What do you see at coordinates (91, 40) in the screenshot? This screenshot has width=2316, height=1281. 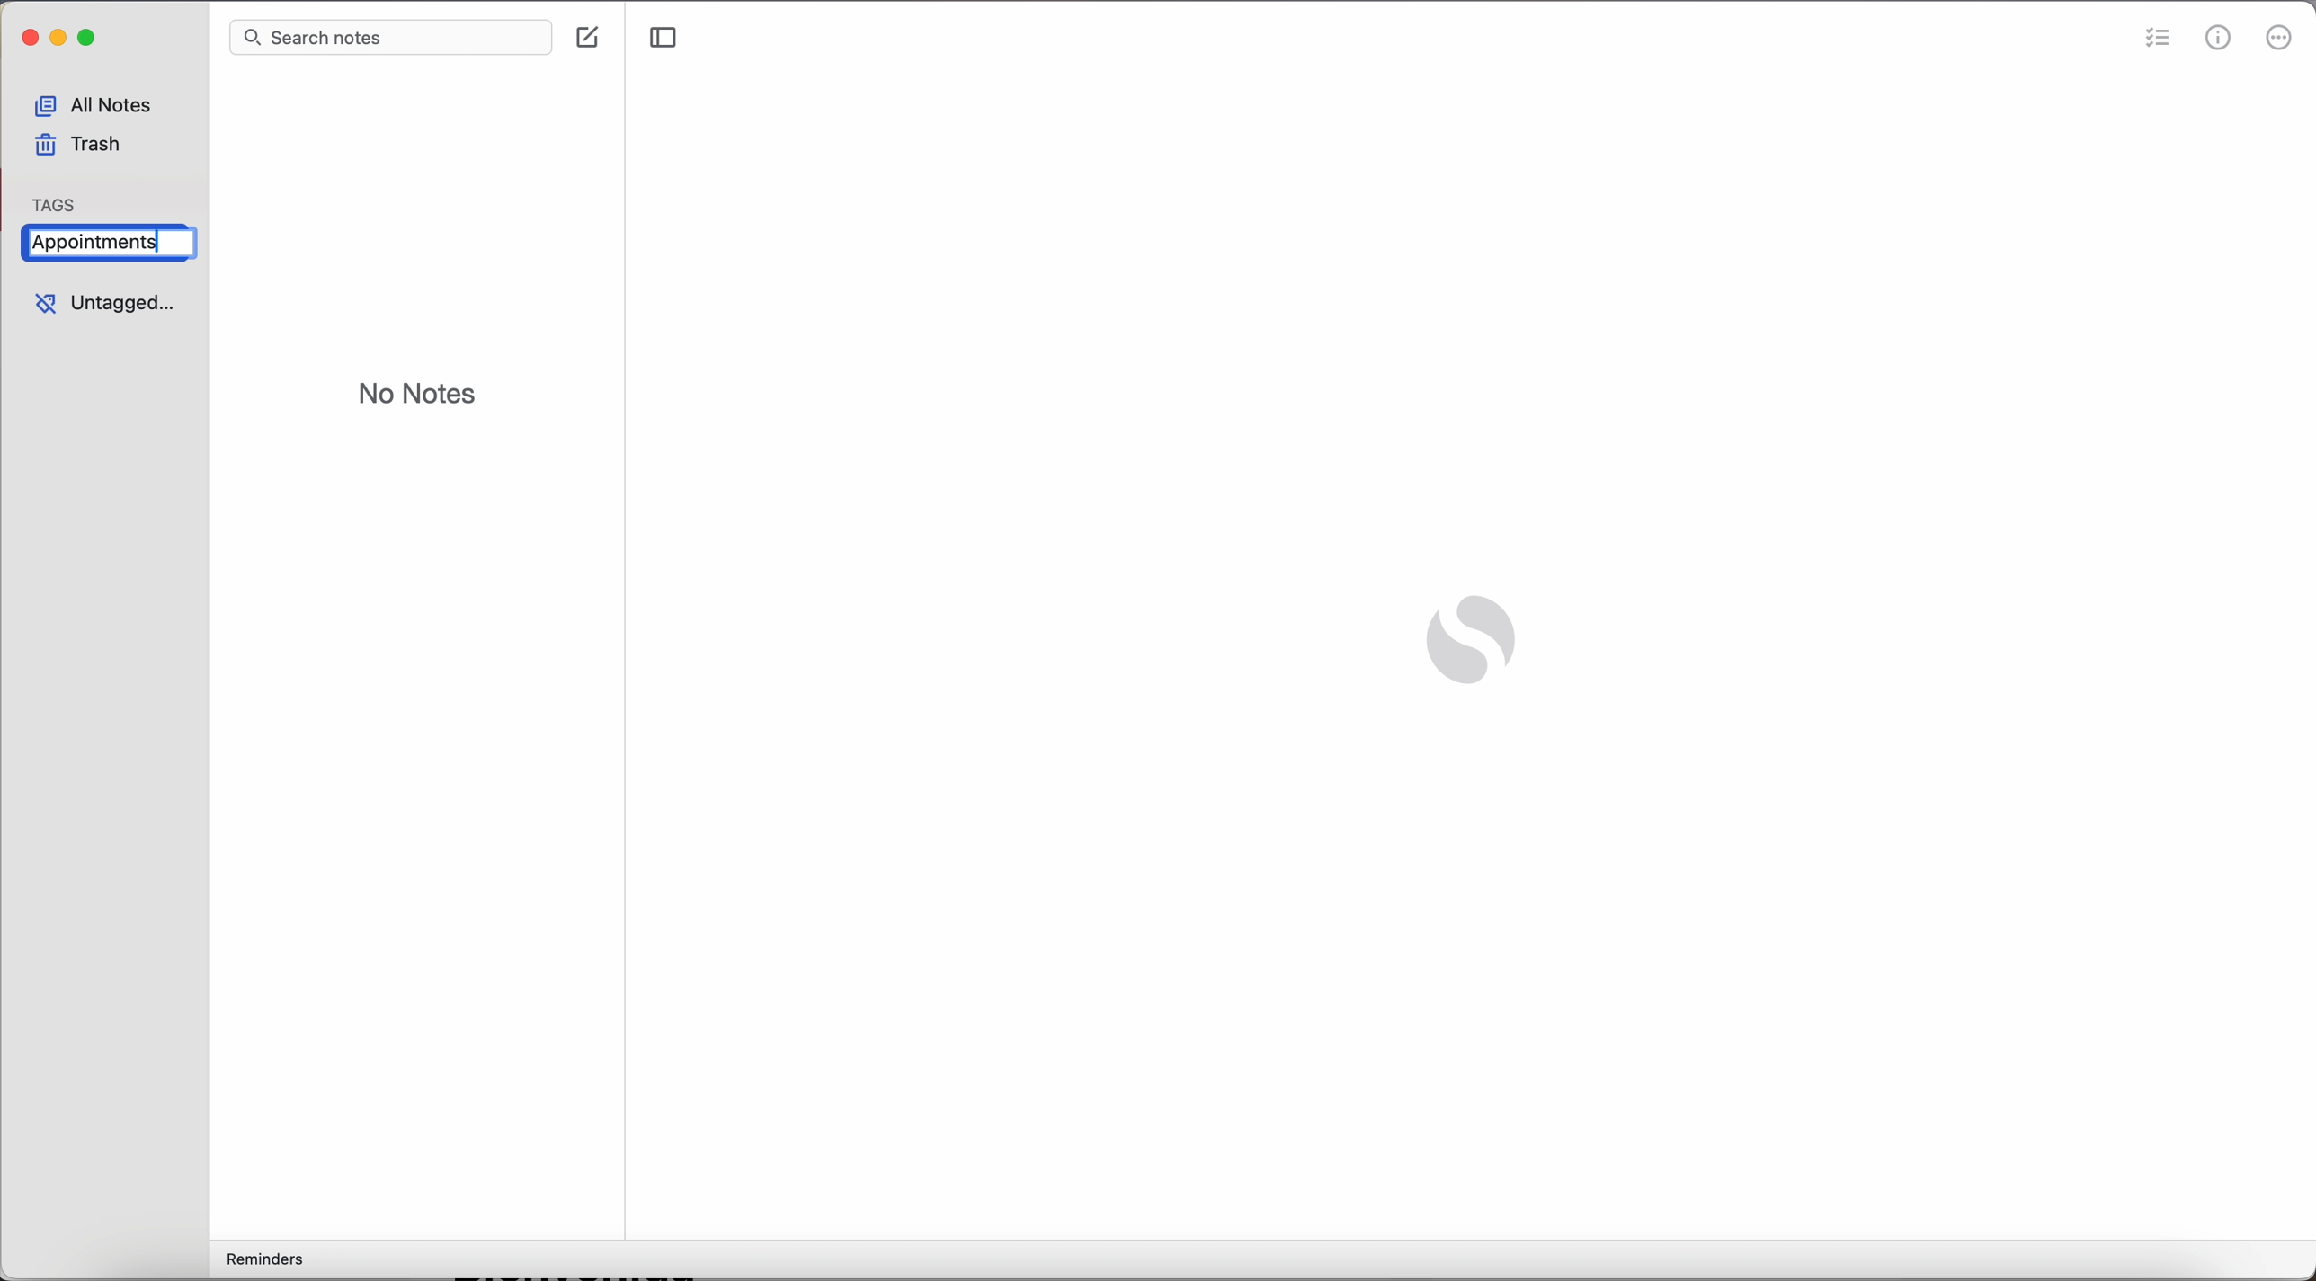 I see `maximize Simplenote` at bounding box center [91, 40].